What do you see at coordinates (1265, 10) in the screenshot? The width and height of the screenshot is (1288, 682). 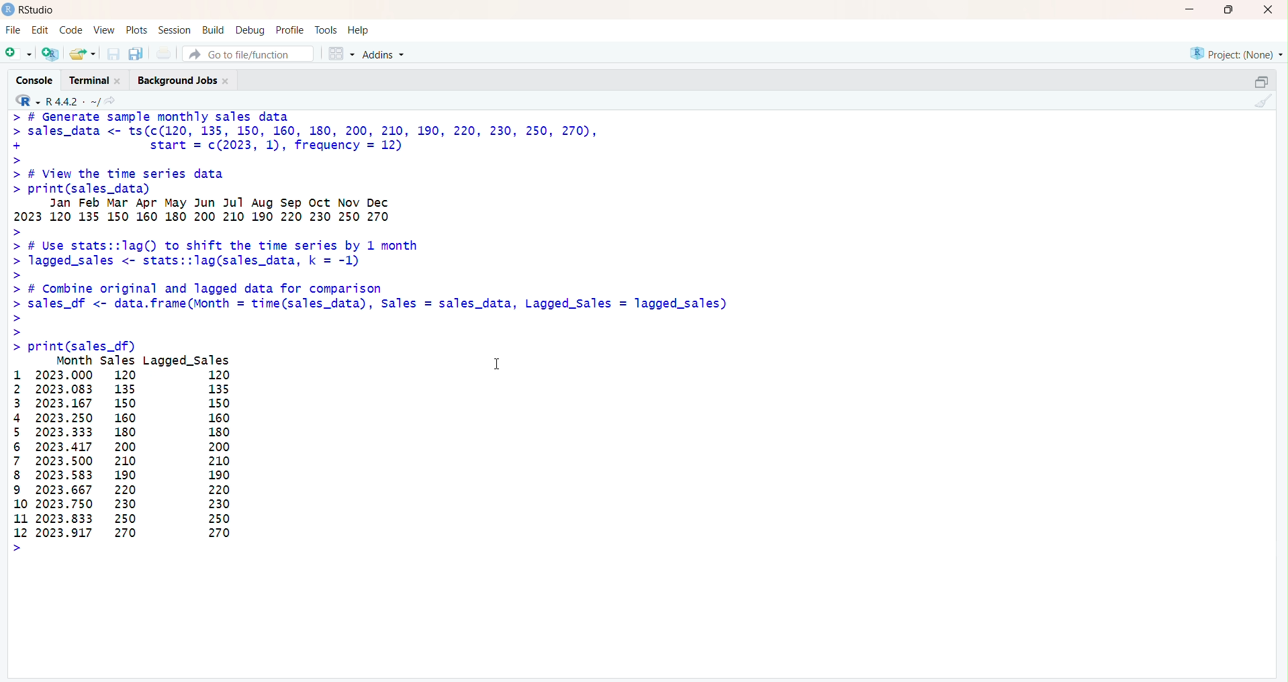 I see `close` at bounding box center [1265, 10].